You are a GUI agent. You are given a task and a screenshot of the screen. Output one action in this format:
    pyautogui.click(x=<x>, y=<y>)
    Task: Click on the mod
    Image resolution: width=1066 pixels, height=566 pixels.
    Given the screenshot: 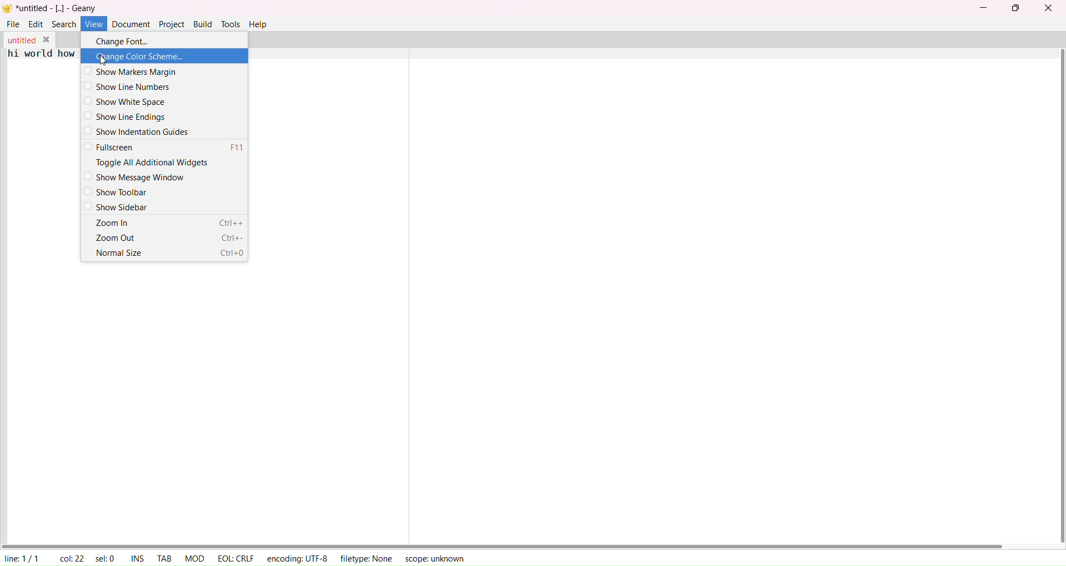 What is the action you would take?
    pyautogui.click(x=193, y=557)
    